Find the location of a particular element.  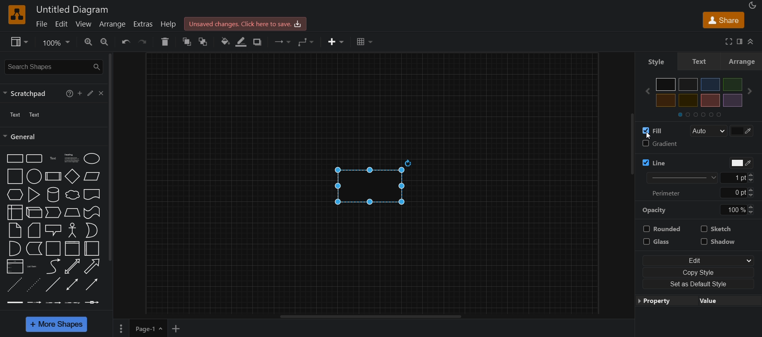

Collapse is located at coordinates (752, 42).